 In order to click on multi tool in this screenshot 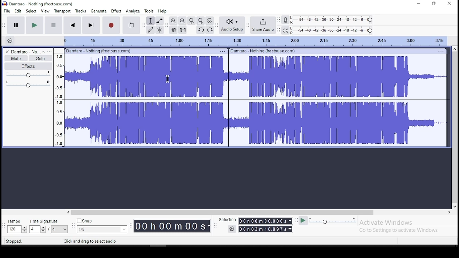, I will do `click(160, 30)`.